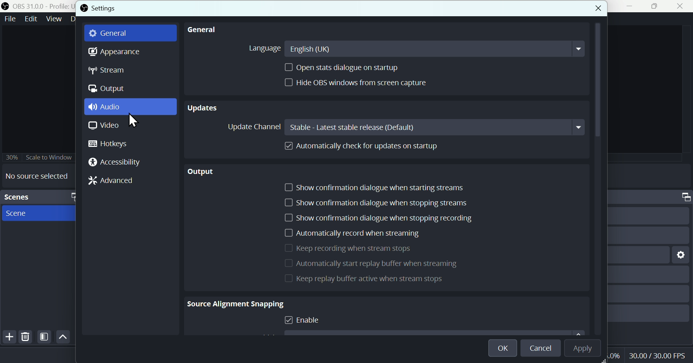 This screenshot has height=363, width=693. I want to click on 30% scale to window, so click(38, 158).